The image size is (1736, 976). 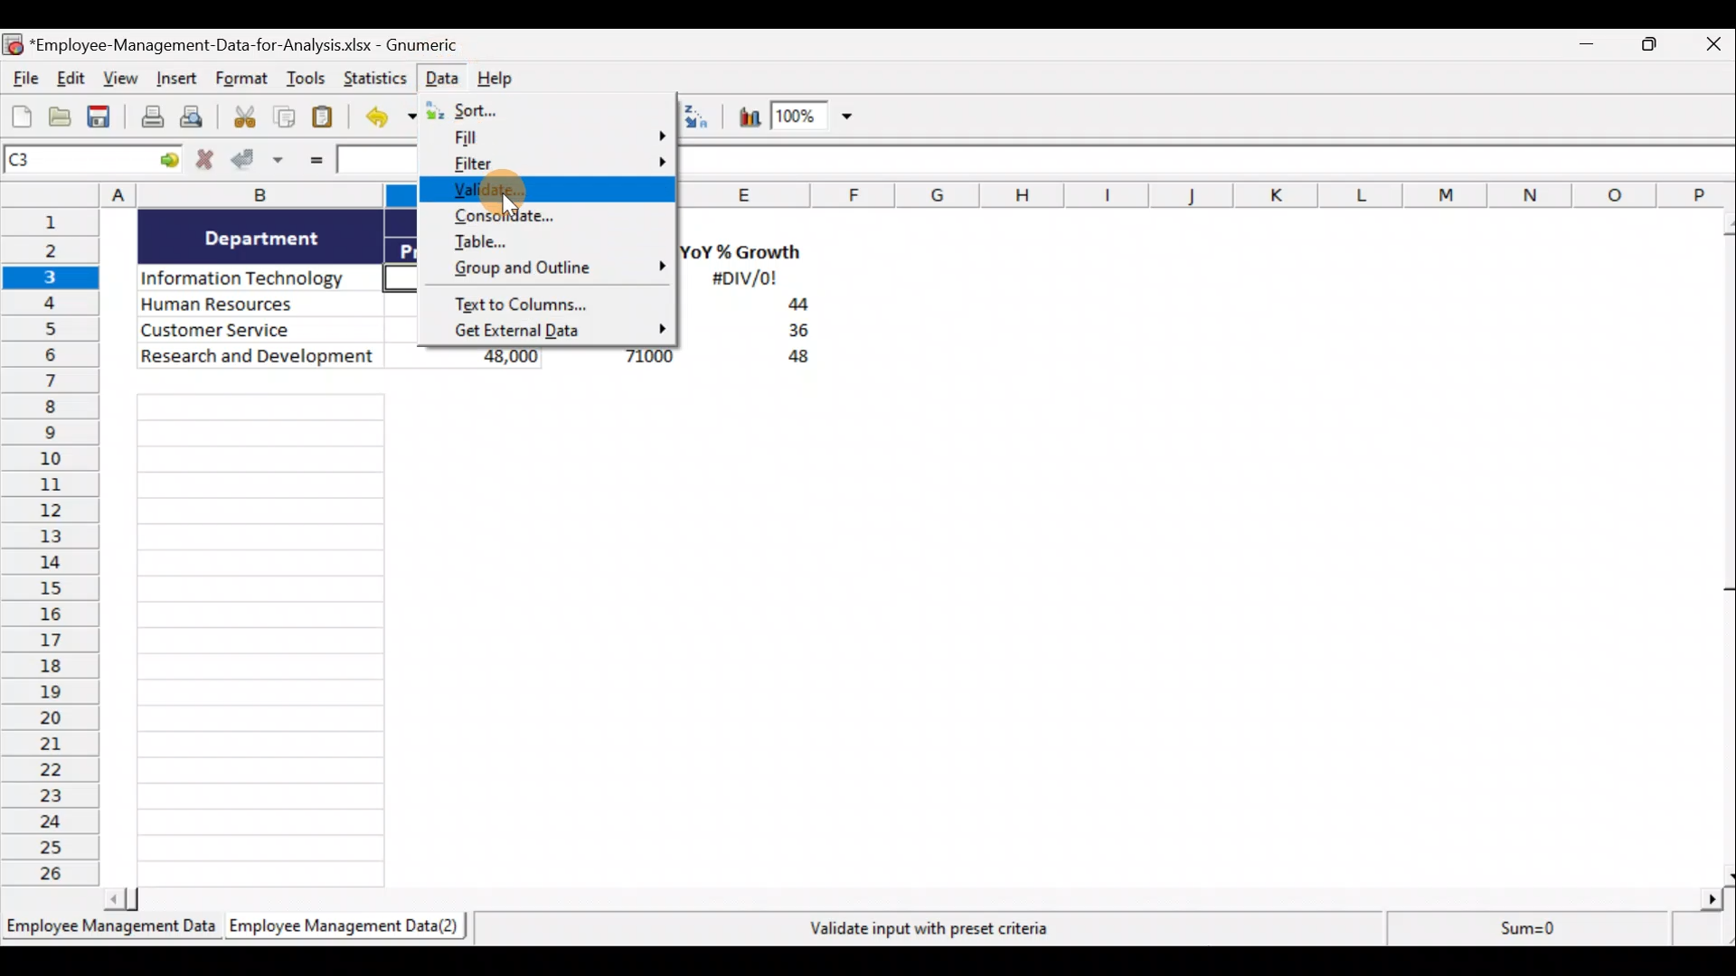 I want to click on Validate, so click(x=544, y=193).